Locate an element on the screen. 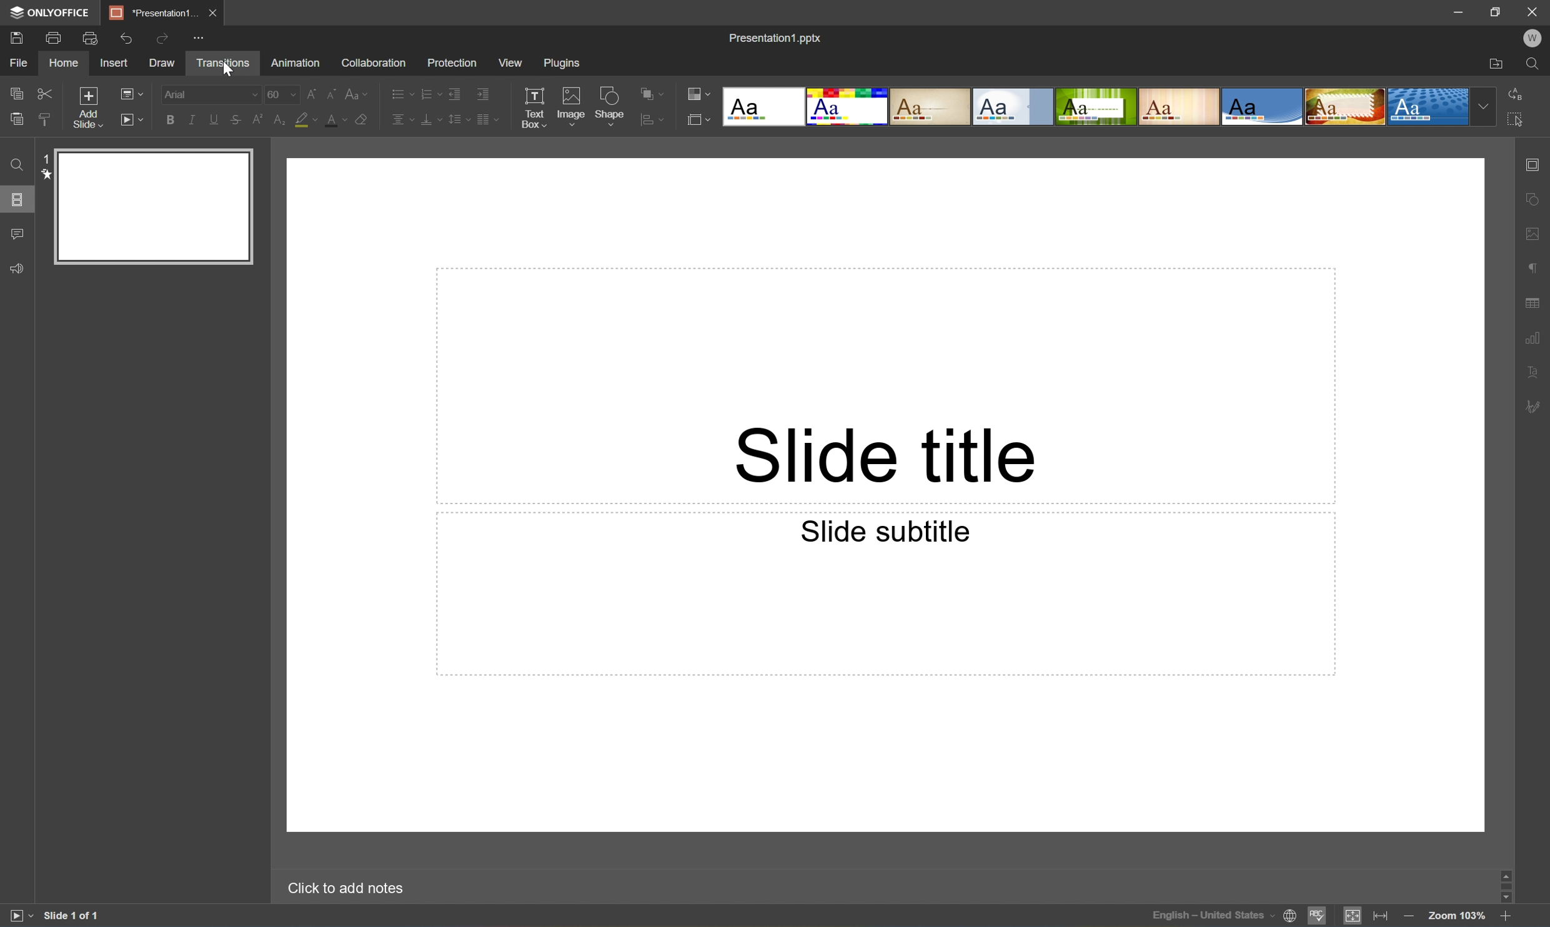  Slide is located at coordinates (153, 206).